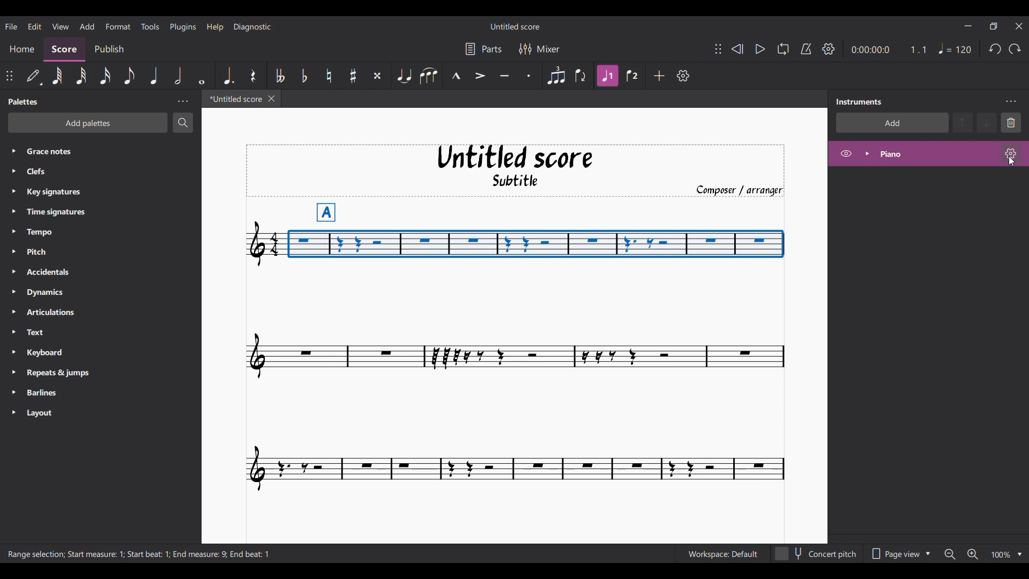  Describe the element at coordinates (61, 251) in the screenshot. I see `Pitch` at that location.